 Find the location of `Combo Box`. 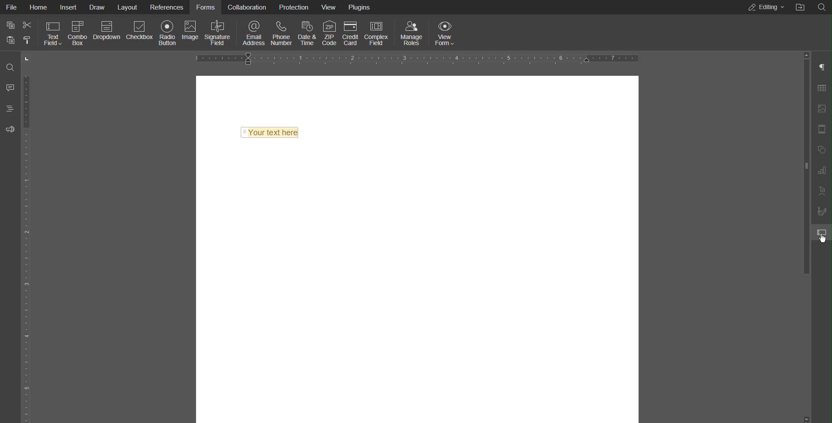

Combo Box is located at coordinates (78, 33).